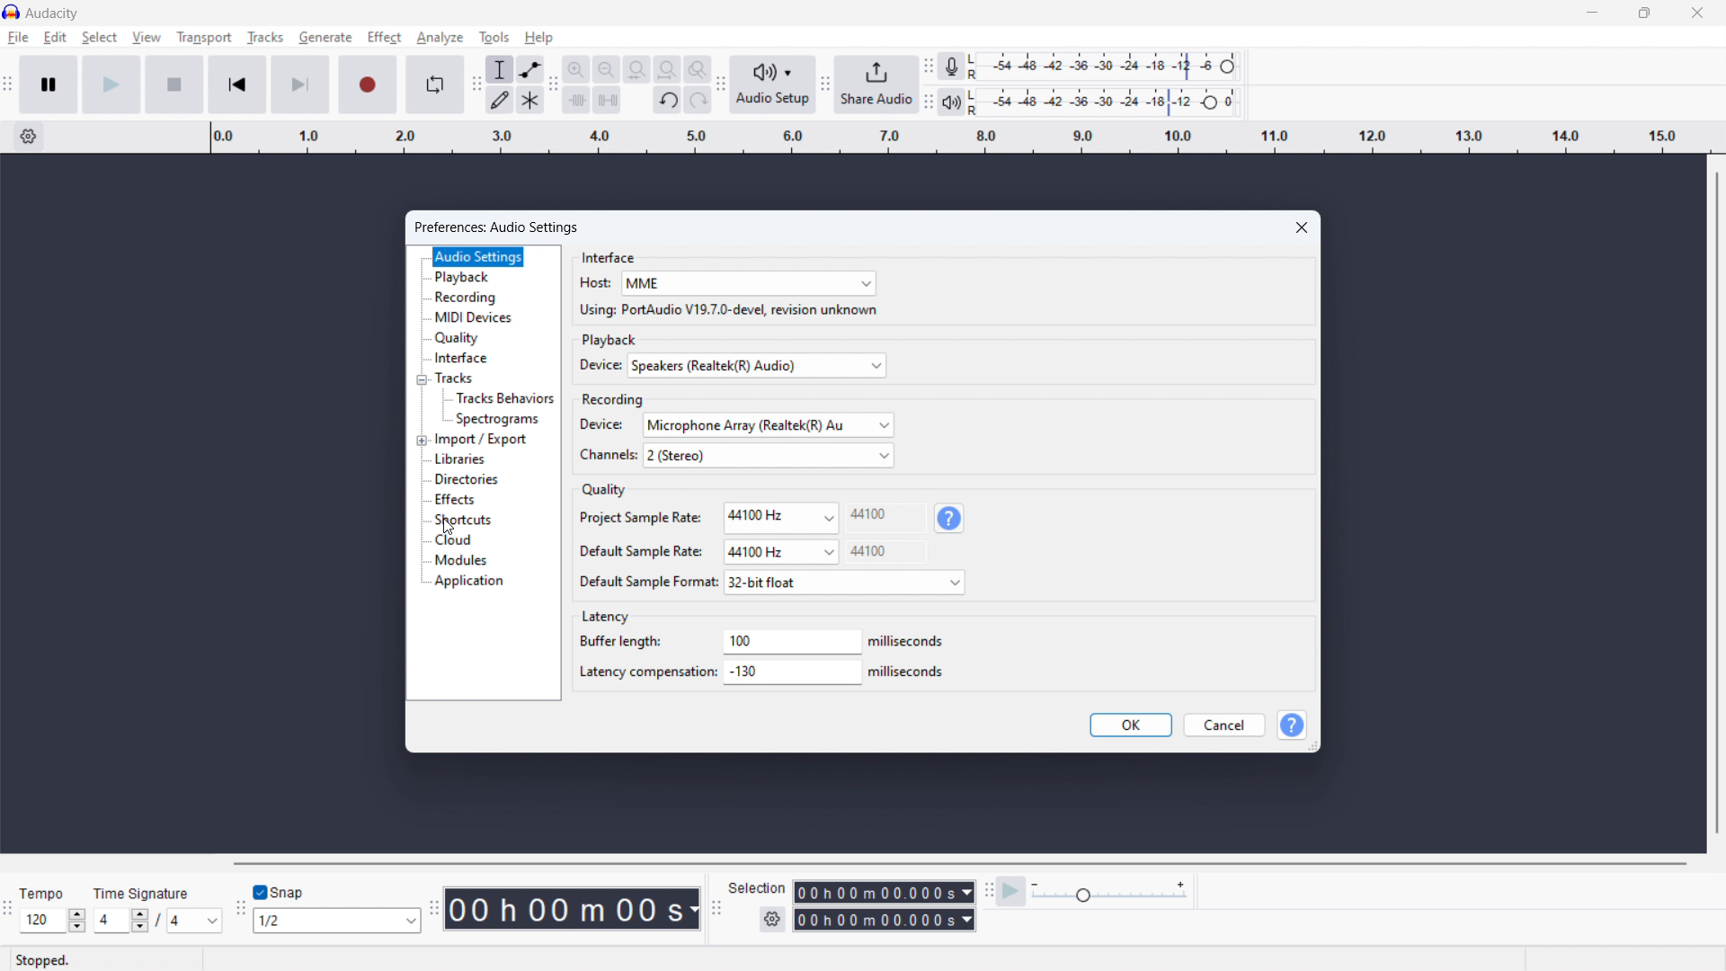  Describe the element at coordinates (449, 527) in the screenshot. I see `Cursor` at that location.